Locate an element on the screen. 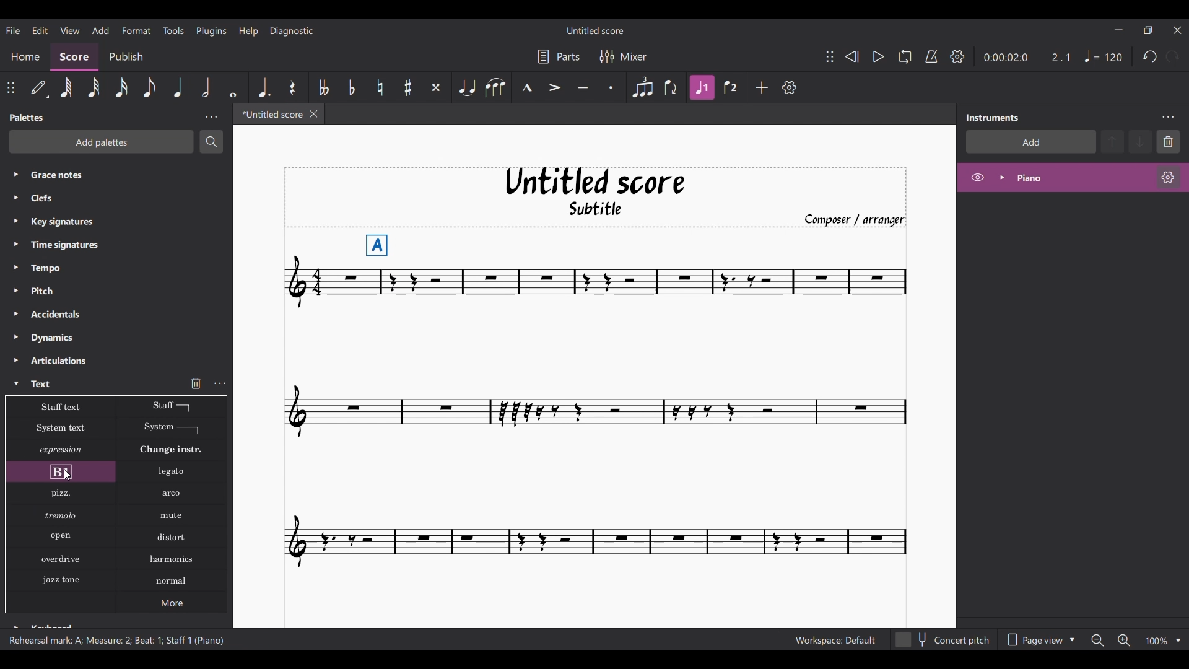 The width and height of the screenshot is (1189, 669). Marcato is located at coordinates (527, 87).